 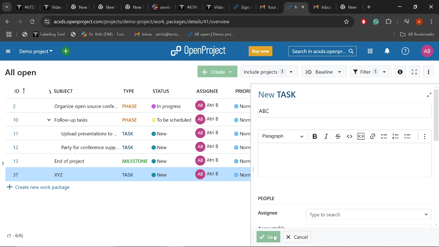 I want to click on Tab group, so click(x=9, y=35).